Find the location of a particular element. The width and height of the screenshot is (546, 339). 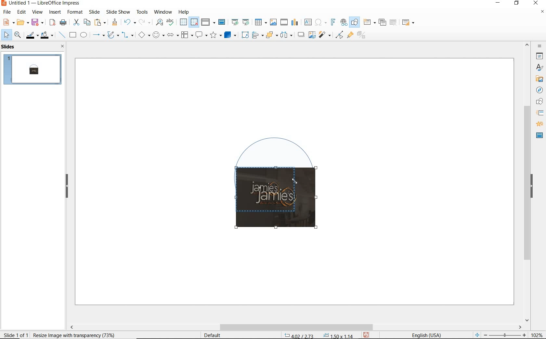

insert chart is located at coordinates (295, 22).